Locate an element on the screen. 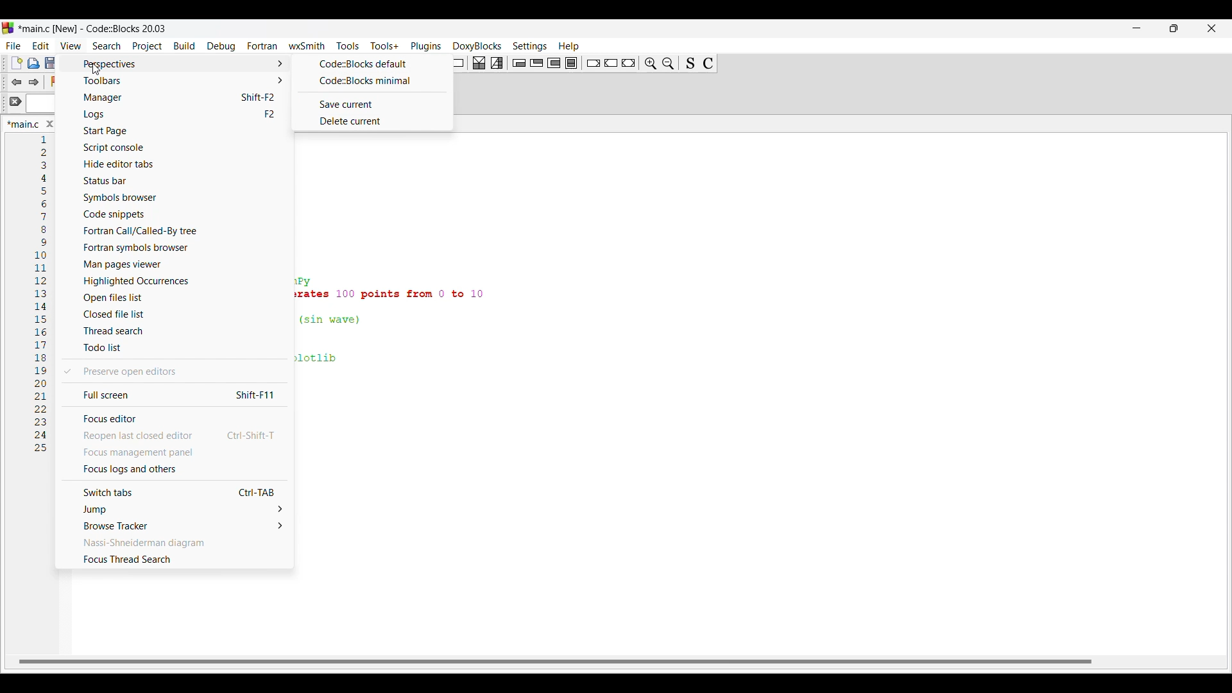 This screenshot has height=693, width=1232. New file is located at coordinates (16, 63).